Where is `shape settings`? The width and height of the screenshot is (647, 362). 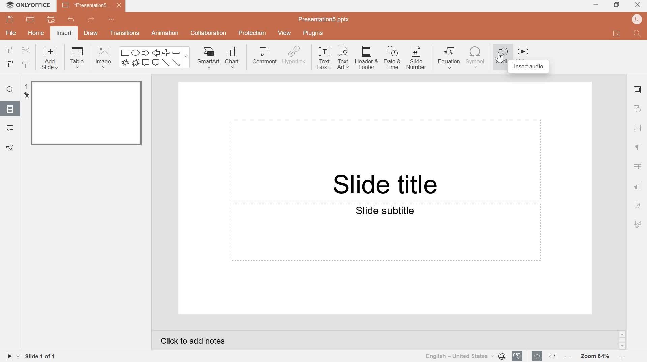
shape settings is located at coordinates (637, 109).